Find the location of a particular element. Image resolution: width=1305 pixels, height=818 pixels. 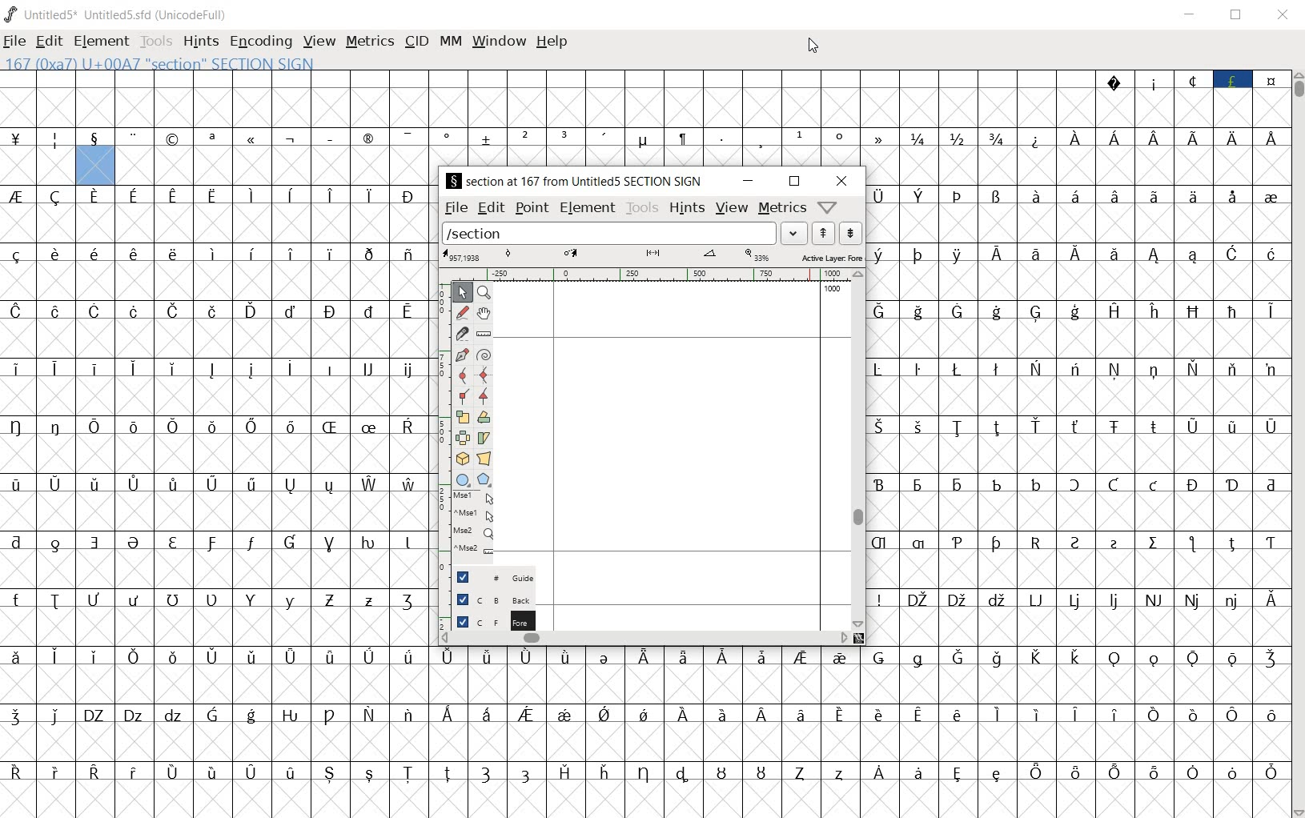

ELEMENT is located at coordinates (102, 42).